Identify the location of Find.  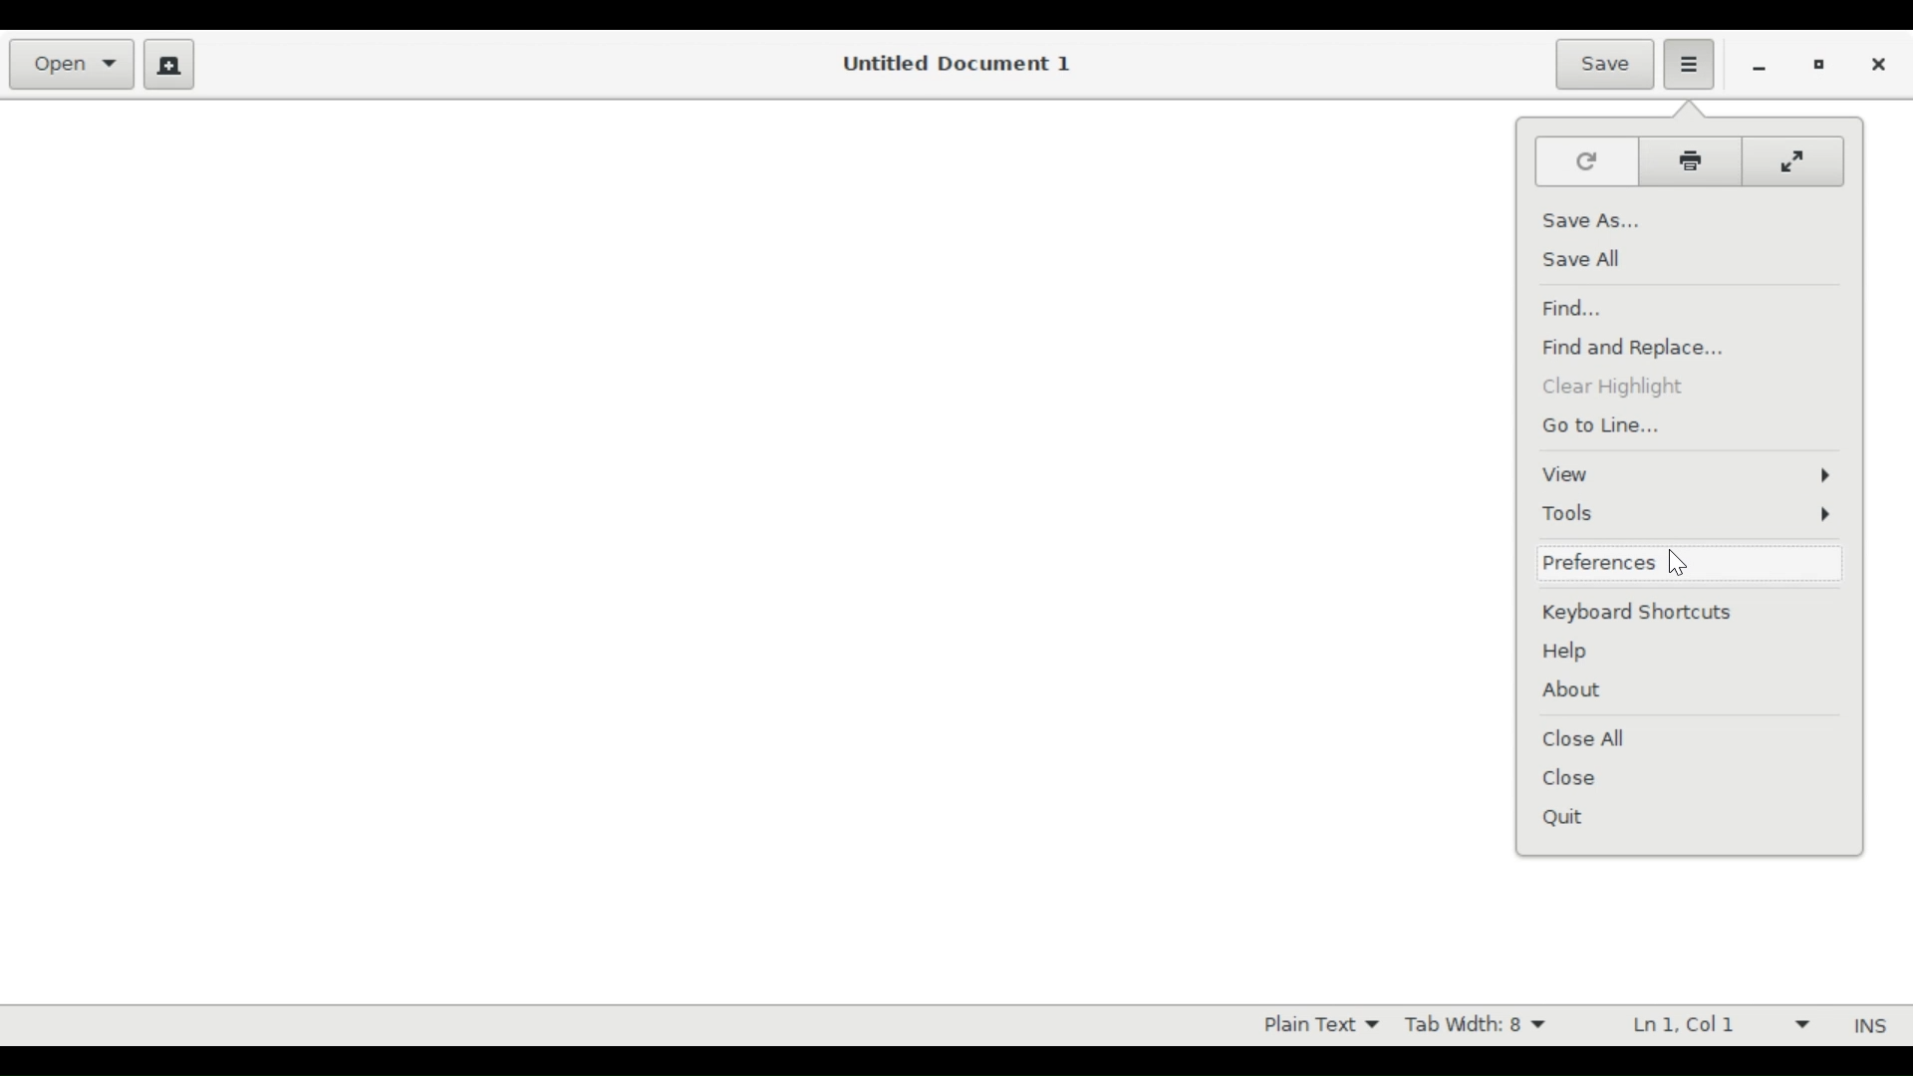
(1577, 306).